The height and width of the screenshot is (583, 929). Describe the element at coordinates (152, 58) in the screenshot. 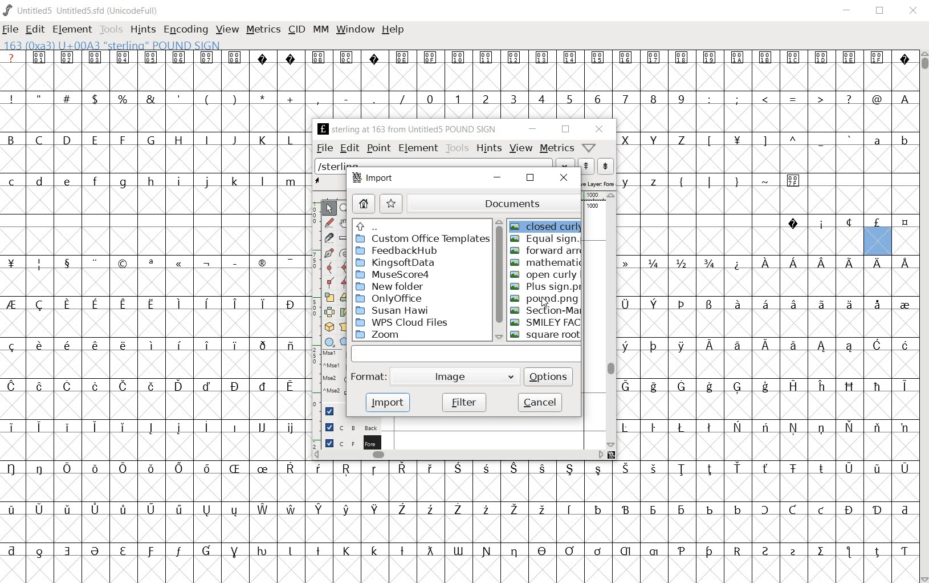

I see `Symbol` at that location.